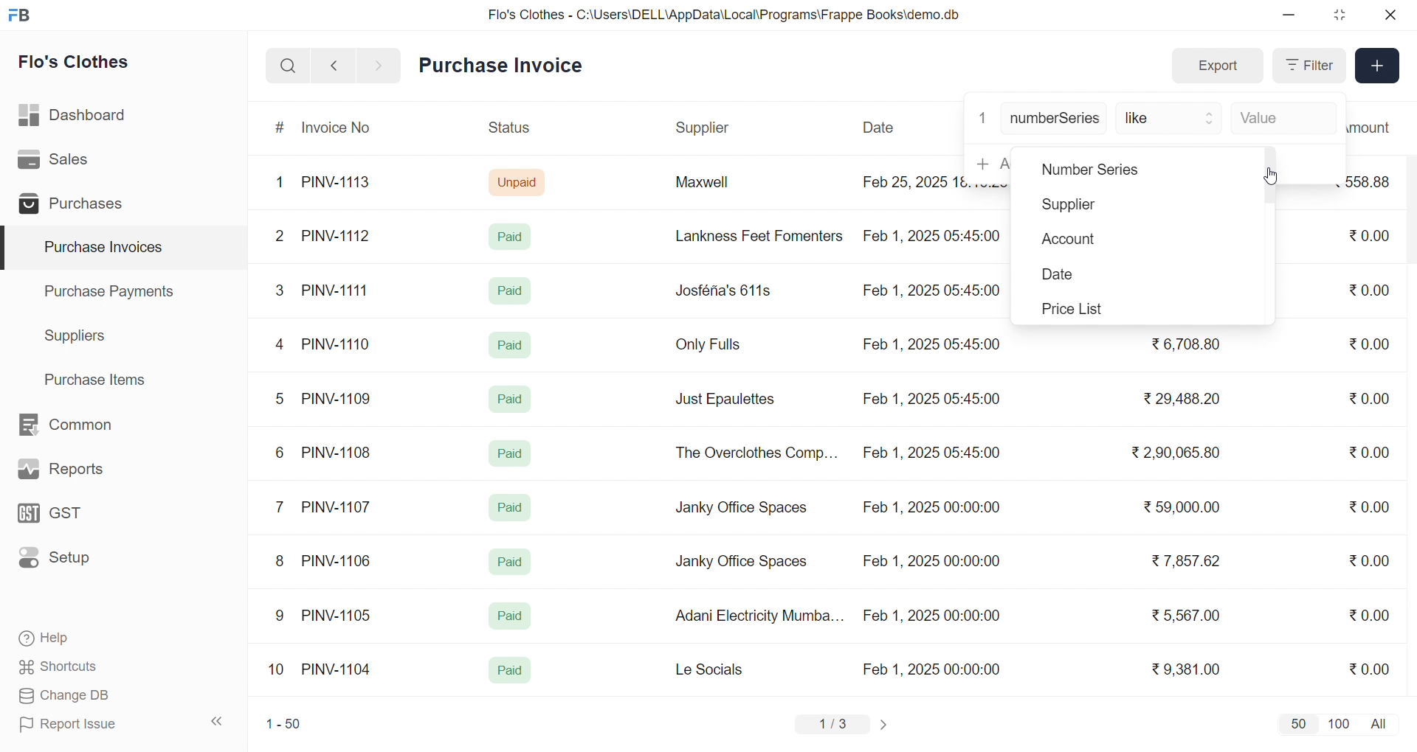 The height and width of the screenshot is (752, 1417). Describe the element at coordinates (81, 425) in the screenshot. I see `Common` at that location.